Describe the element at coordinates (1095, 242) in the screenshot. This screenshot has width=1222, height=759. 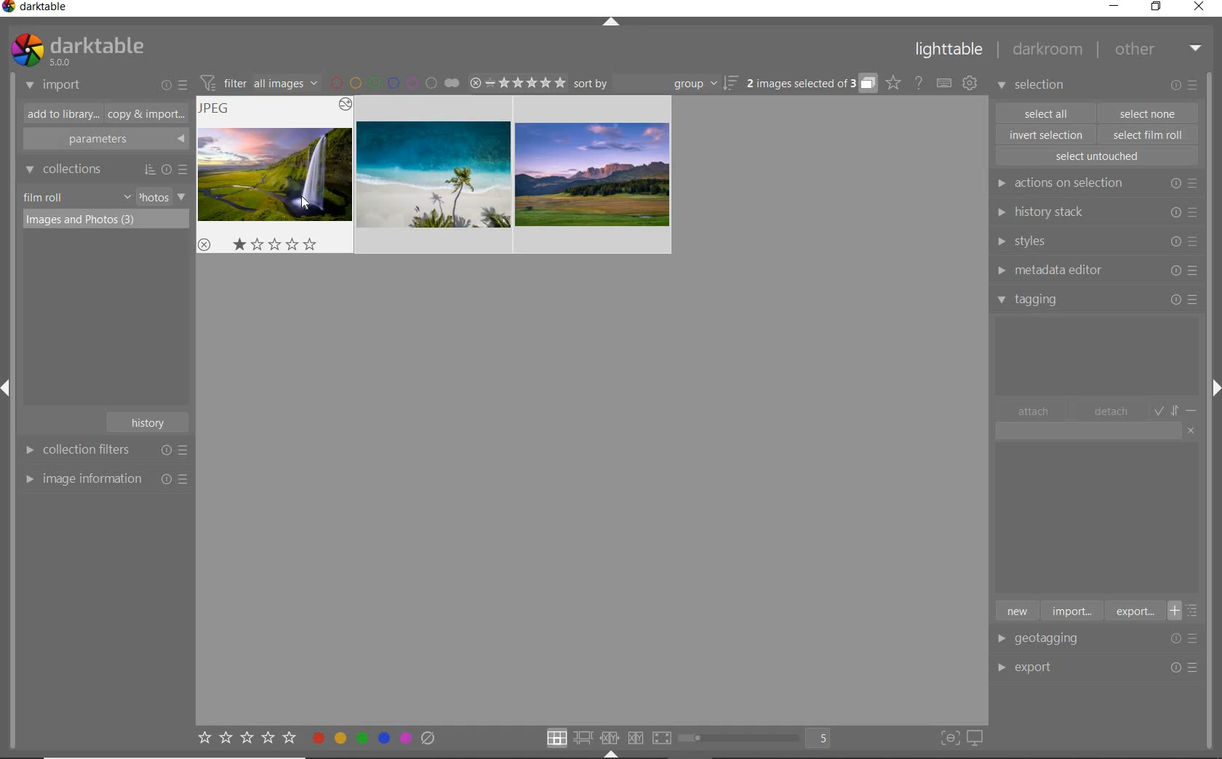
I see `styles` at that location.